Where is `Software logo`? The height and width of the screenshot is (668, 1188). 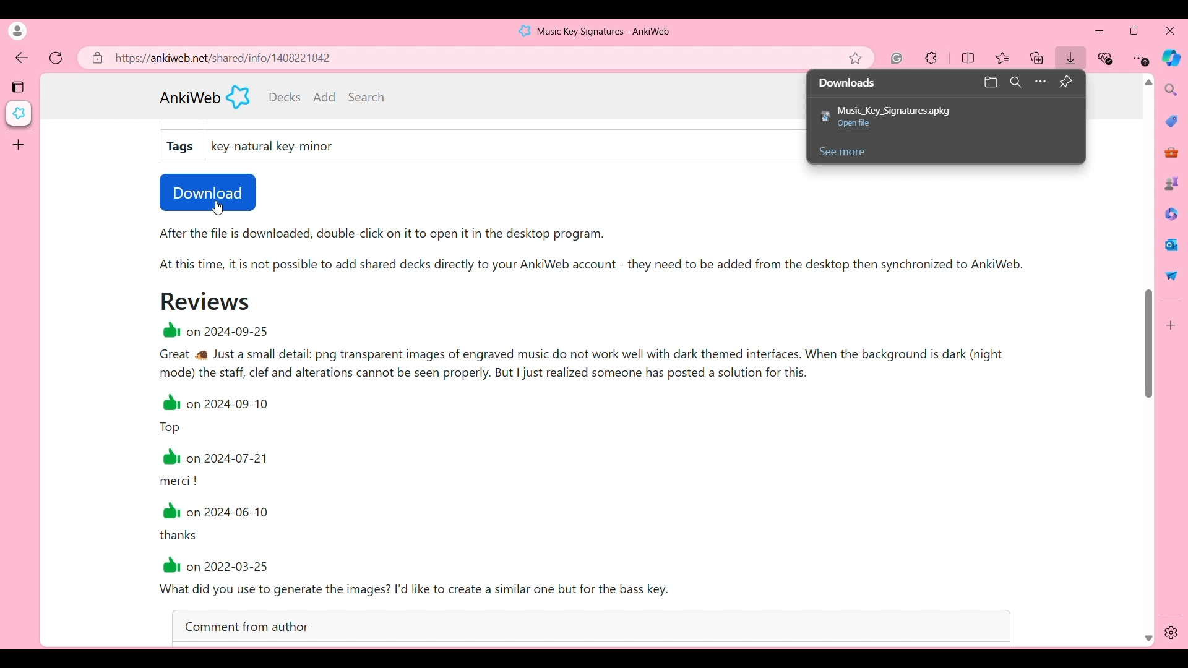 Software logo is located at coordinates (525, 31).